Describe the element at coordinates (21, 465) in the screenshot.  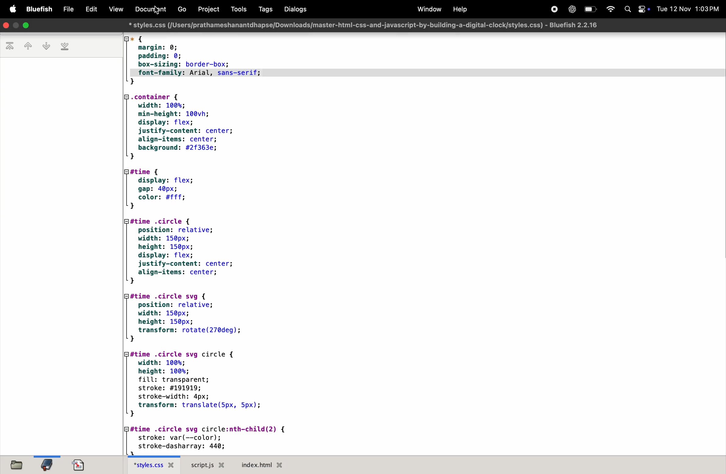
I see `file` at that location.